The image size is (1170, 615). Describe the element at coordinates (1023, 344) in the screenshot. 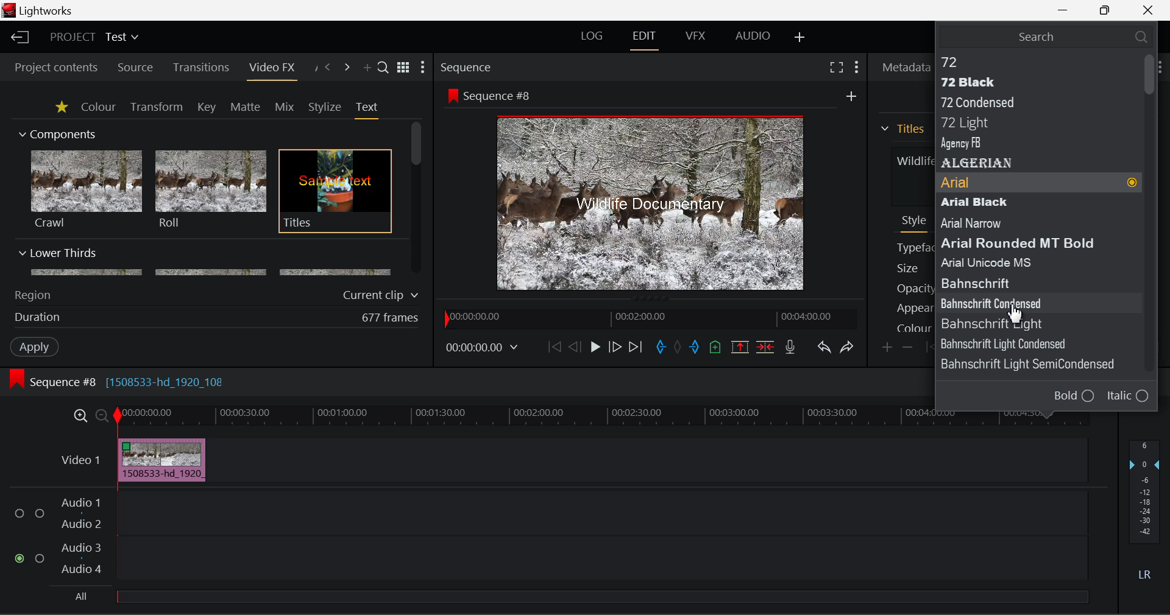

I see `Bahnschrift` at that location.